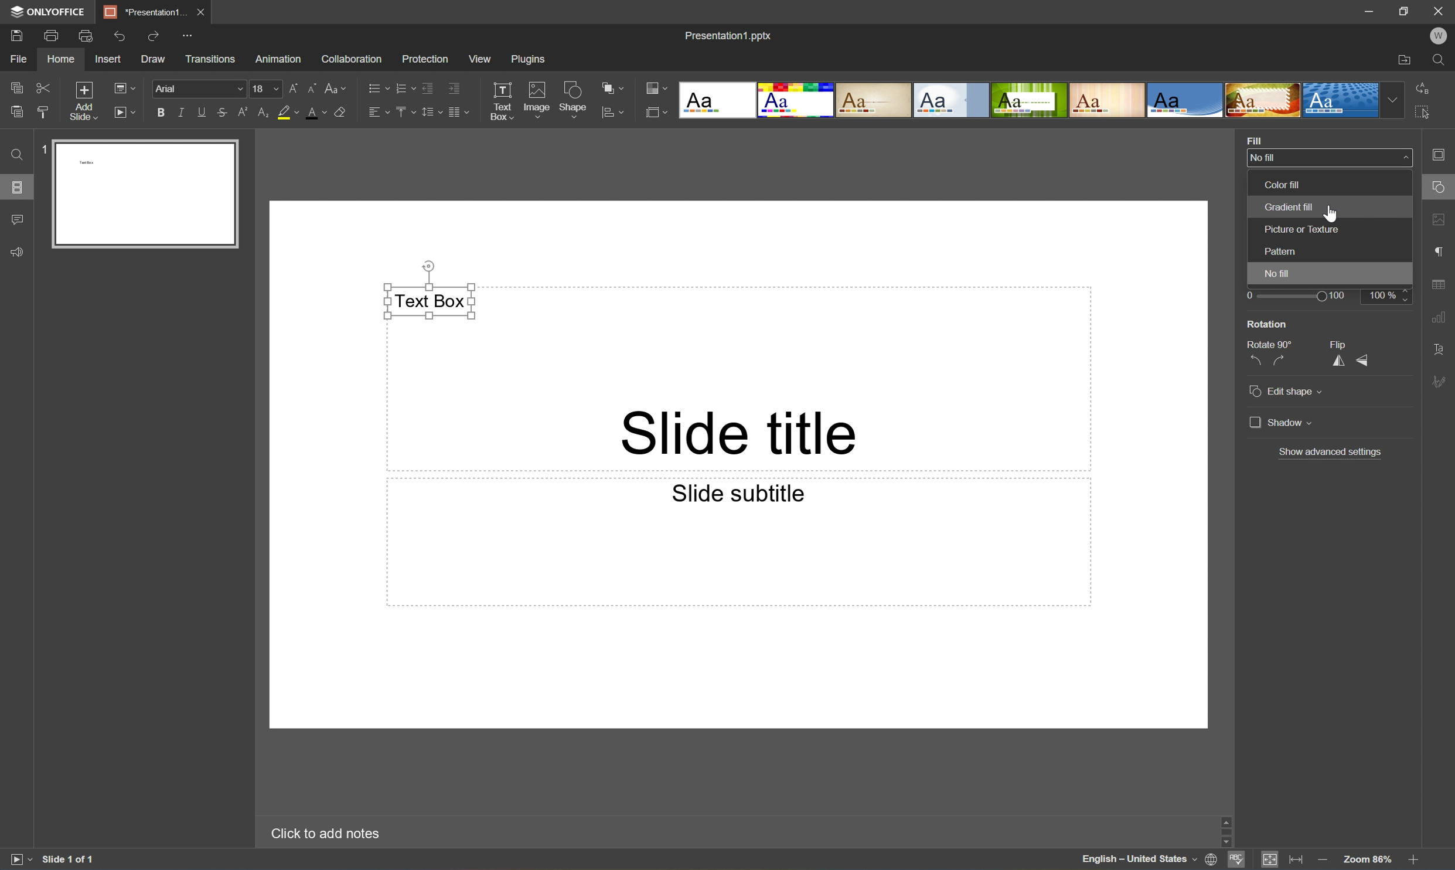 Image resolution: width=1455 pixels, height=870 pixels. I want to click on File, so click(22, 58).